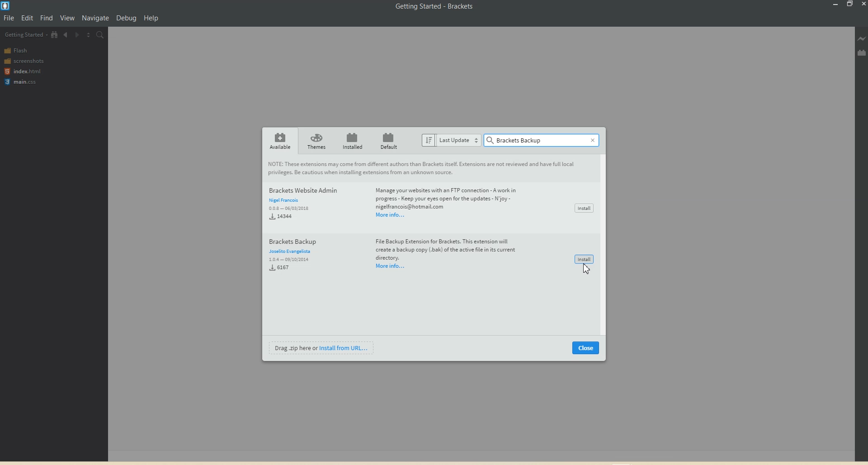 The height and width of the screenshot is (465, 868). Describe the element at coordinates (7, 6) in the screenshot. I see `Logo` at that location.